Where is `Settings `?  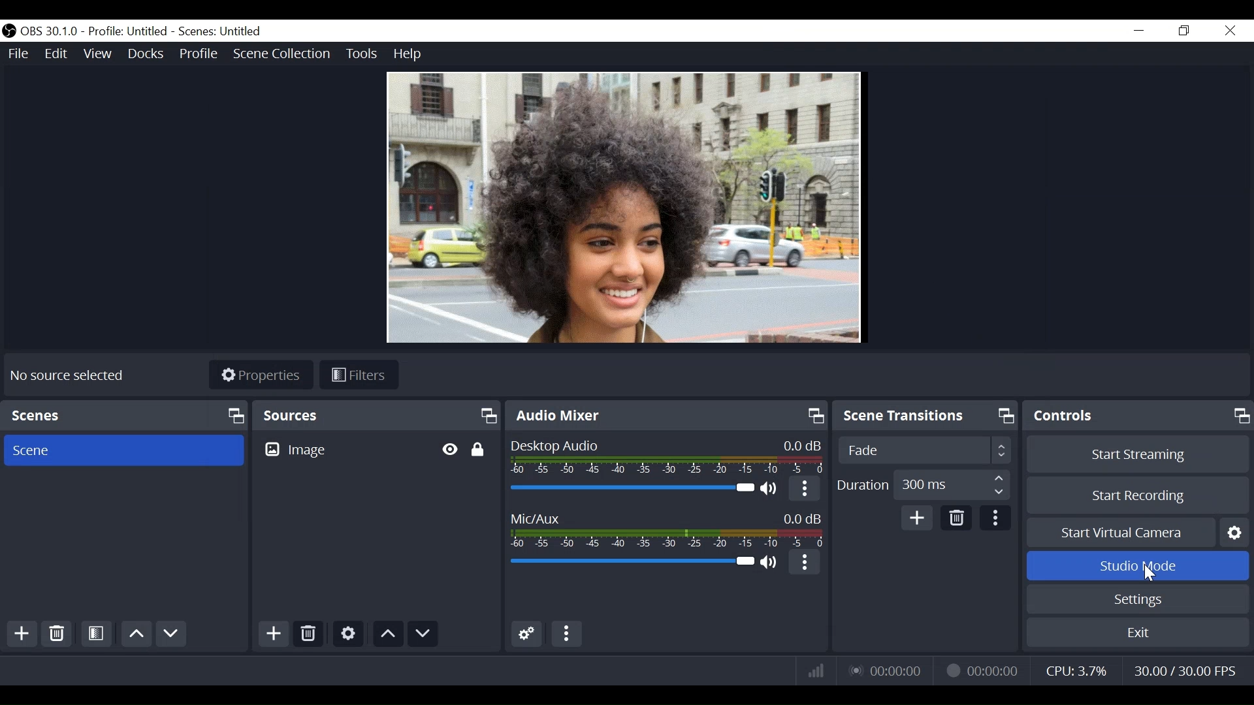
Settings  is located at coordinates (1137, 598).